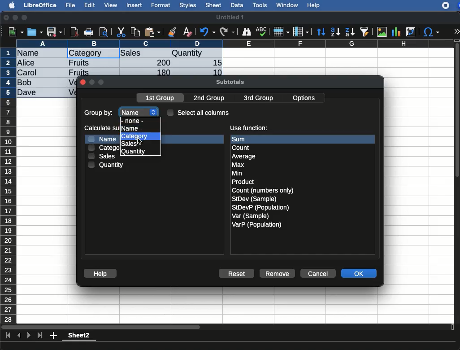 The width and height of the screenshot is (460, 350). What do you see at coordinates (160, 73) in the screenshot?
I see `180` at bounding box center [160, 73].